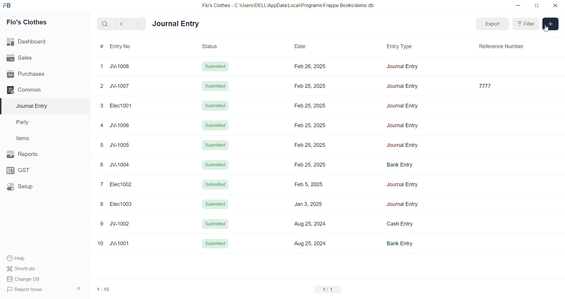  Describe the element at coordinates (311, 164) in the screenshot. I see `Feb 25, 2025` at that location.